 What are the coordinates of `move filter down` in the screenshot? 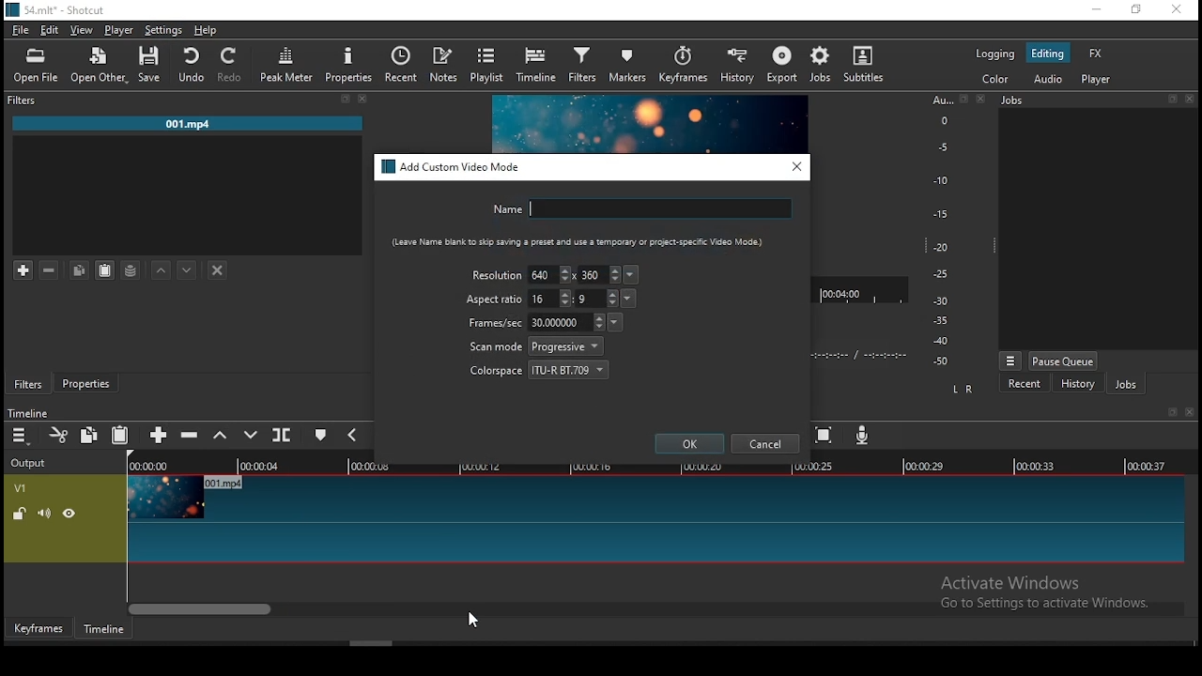 It's located at (187, 270).